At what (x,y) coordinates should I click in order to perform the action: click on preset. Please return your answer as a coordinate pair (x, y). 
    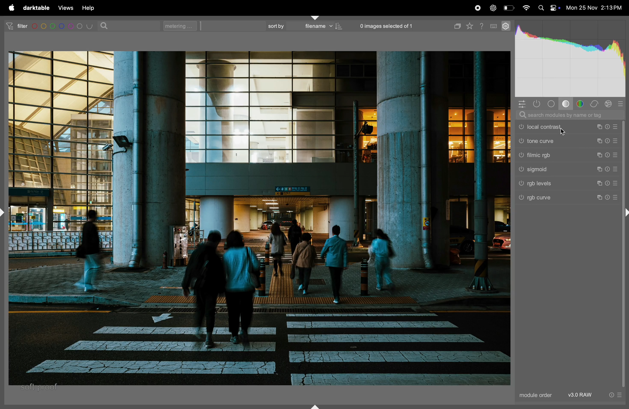
    Looking at the image, I should click on (619, 394).